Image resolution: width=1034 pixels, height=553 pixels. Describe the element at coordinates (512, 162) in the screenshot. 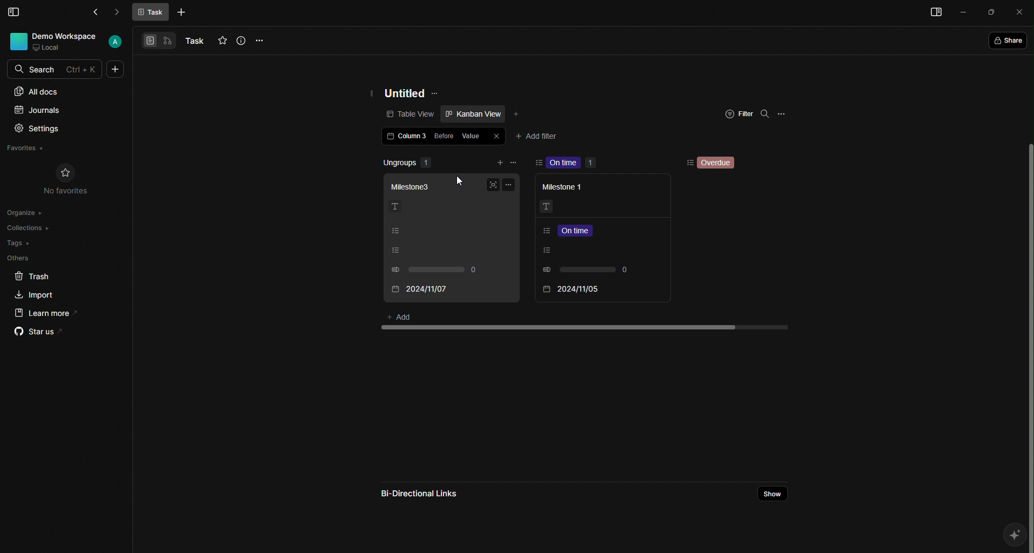

I see `remove` at that location.